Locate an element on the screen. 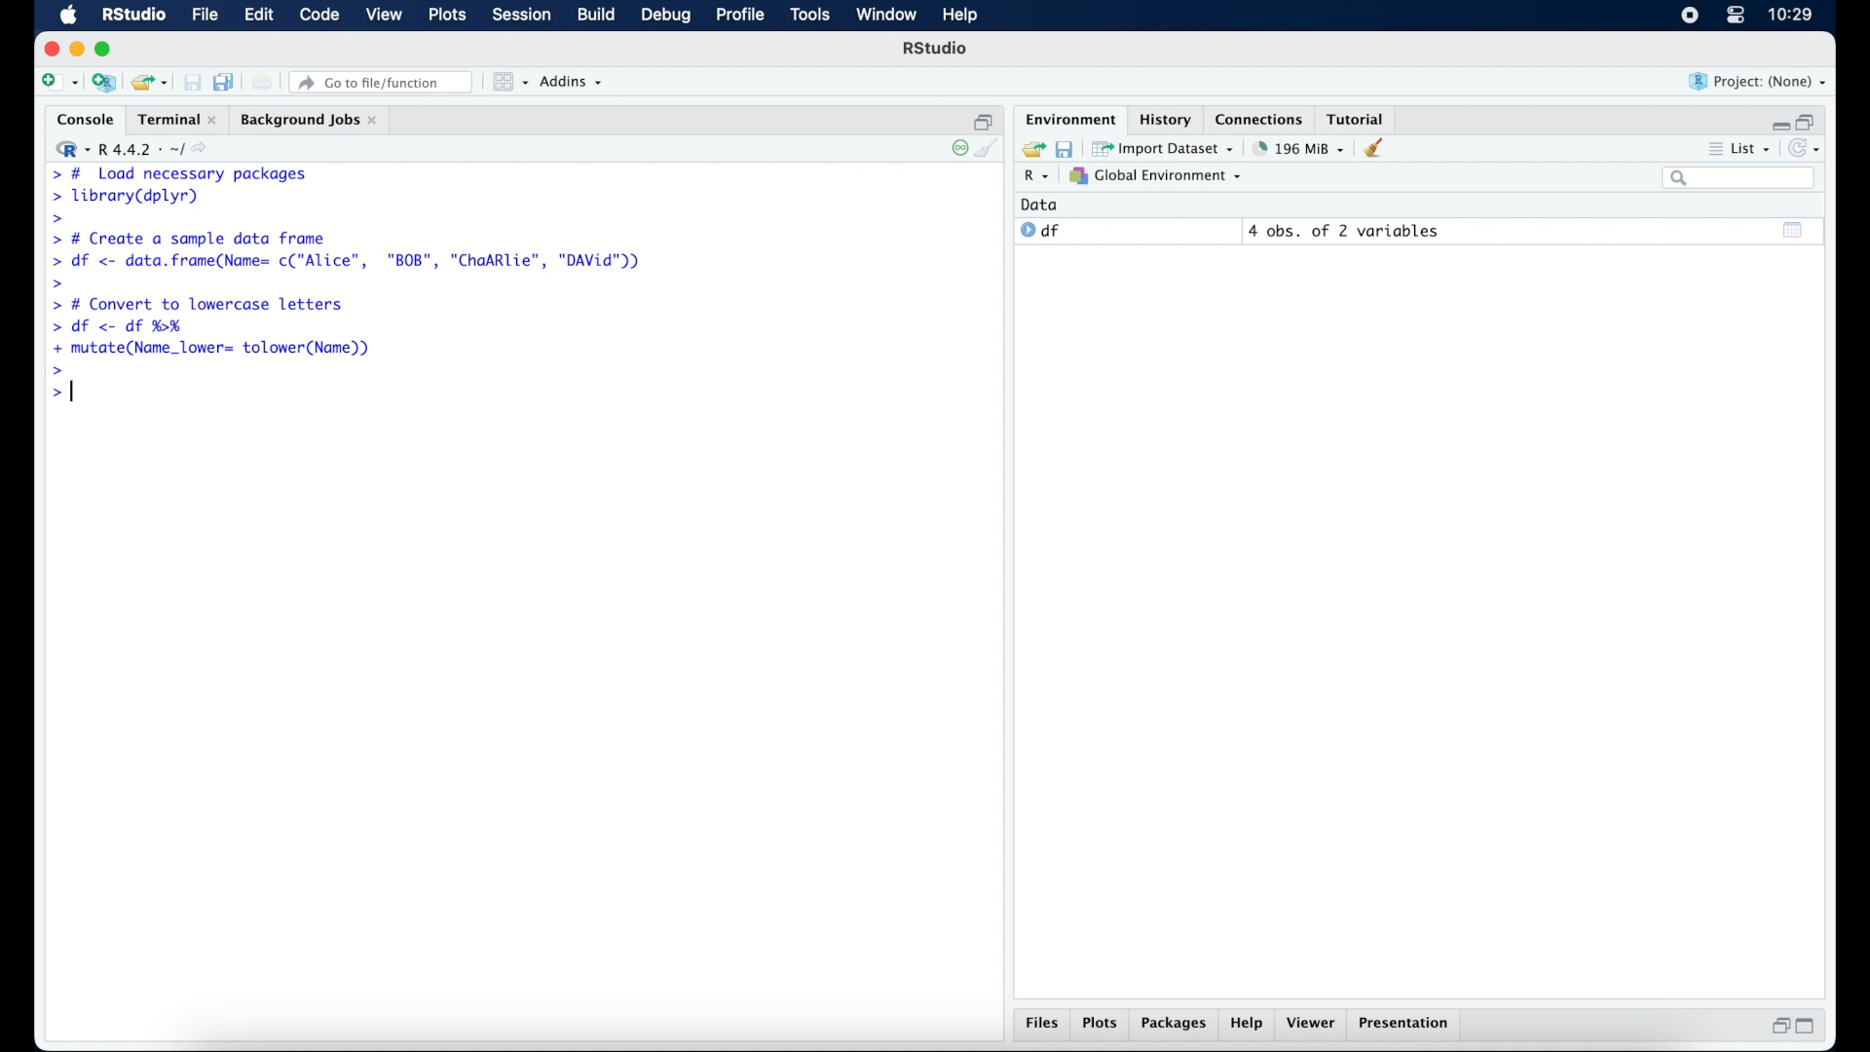 This screenshot has height=1052, width=1870. command prompt is located at coordinates (58, 370).